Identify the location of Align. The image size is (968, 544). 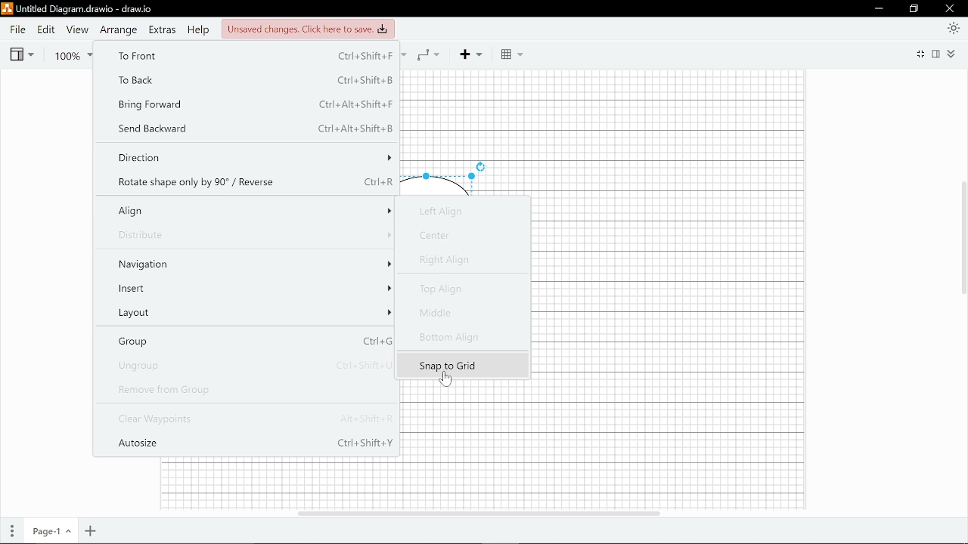
(253, 214).